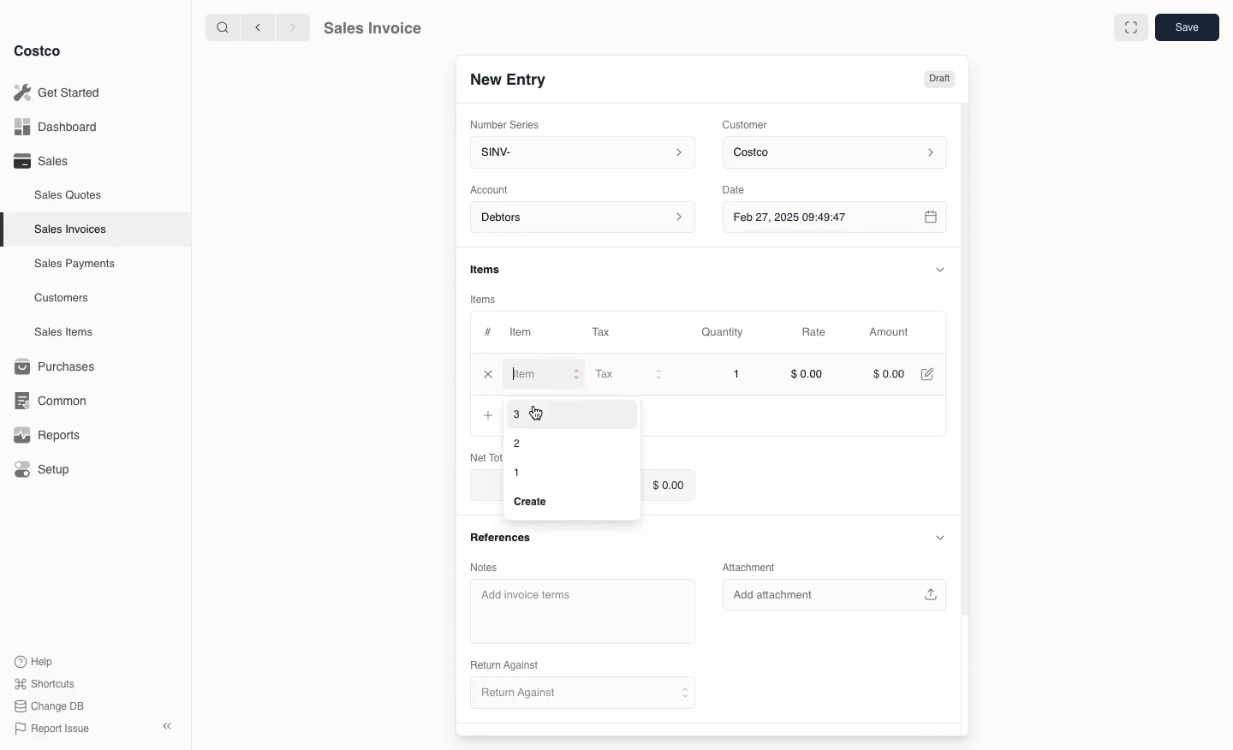 Image resolution: width=1233 pixels, height=750 pixels. What do you see at coordinates (543, 413) in the screenshot?
I see `cursor` at bounding box center [543, 413].